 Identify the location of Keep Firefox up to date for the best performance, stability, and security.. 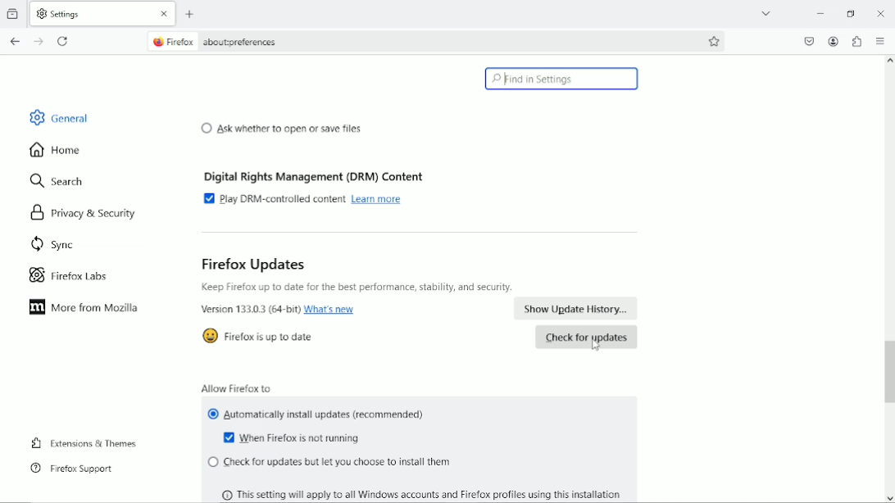
(358, 288).